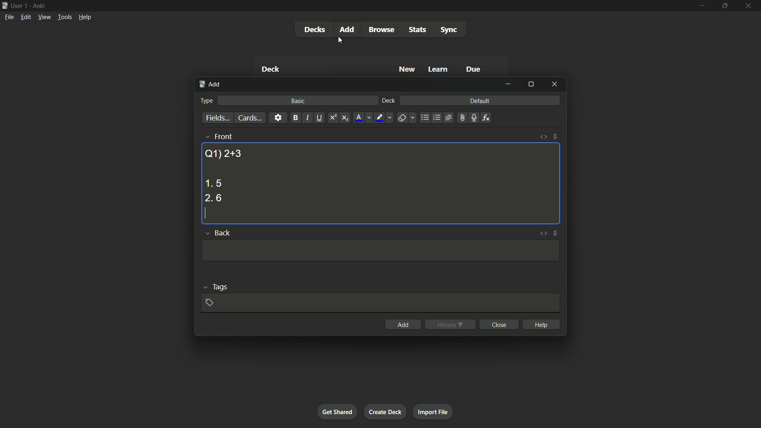 The width and height of the screenshot is (761, 428). What do you see at coordinates (555, 137) in the screenshot?
I see `toggle sticky` at bounding box center [555, 137].